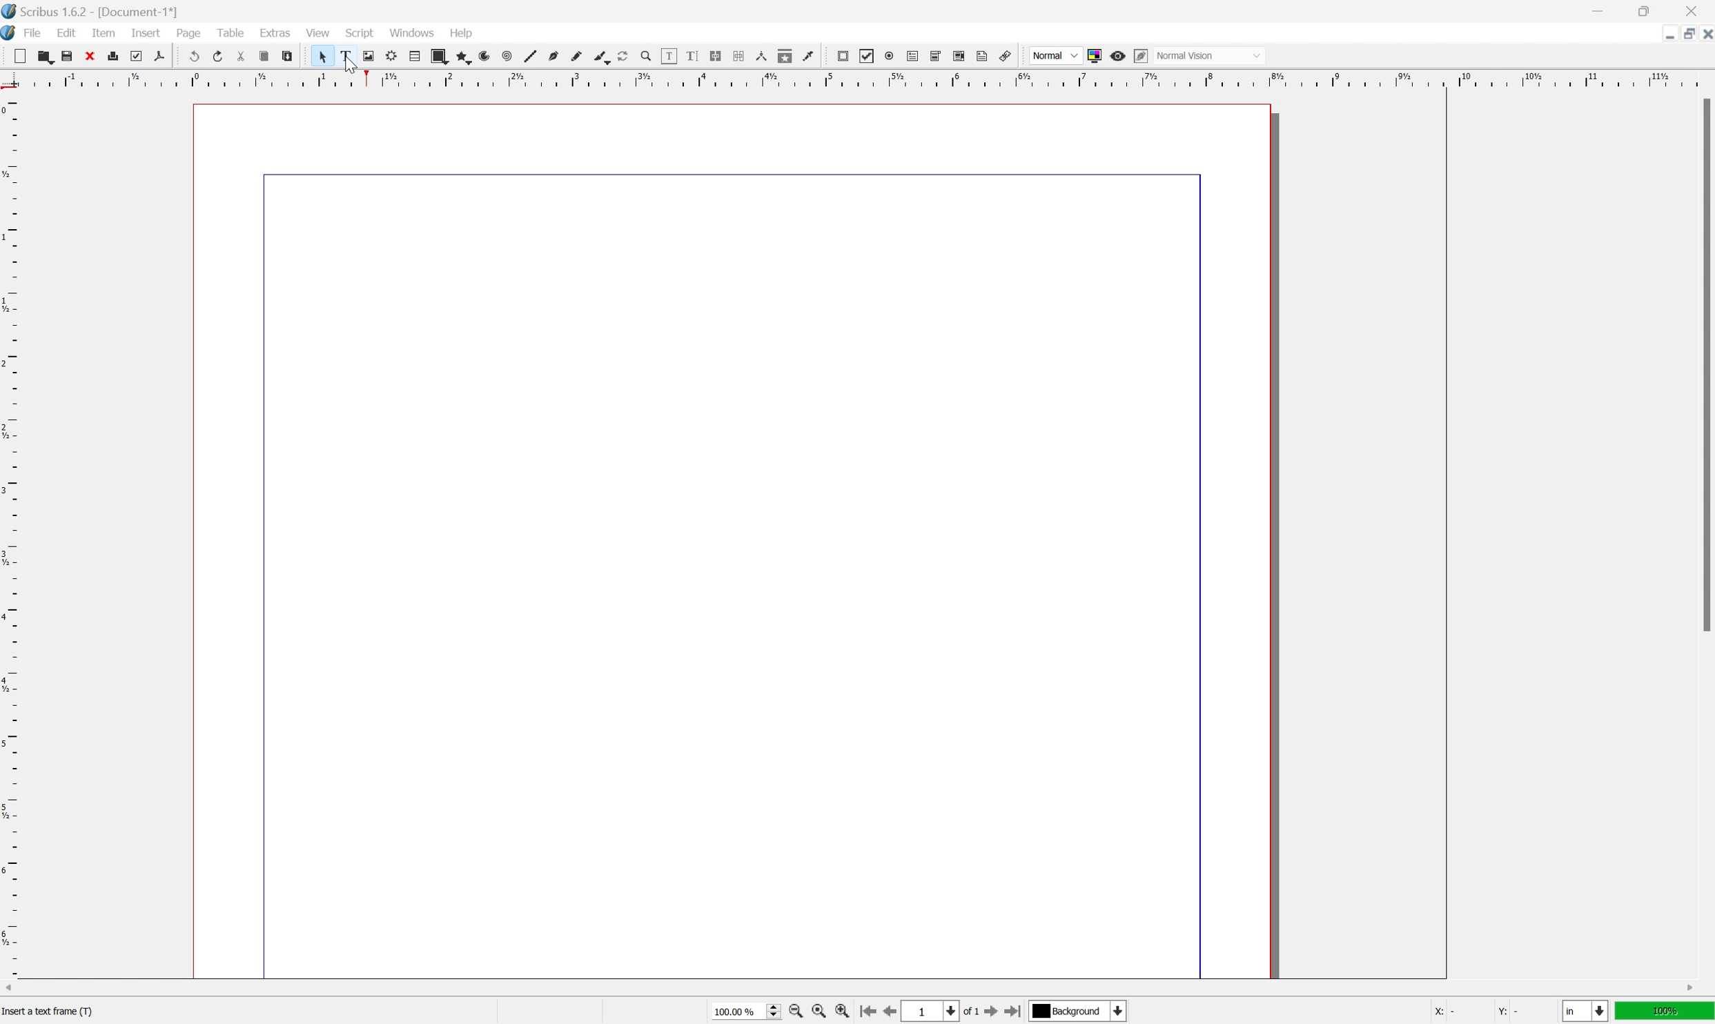 This screenshot has height=1024, width=1715. I want to click on ruler, so click(11, 534).